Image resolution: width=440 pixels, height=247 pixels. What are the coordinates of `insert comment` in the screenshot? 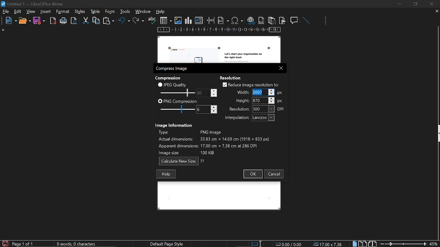 It's located at (295, 20).